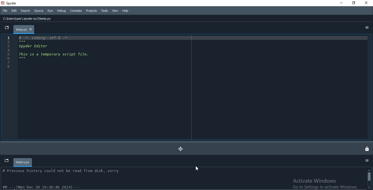  Describe the element at coordinates (364, 28) in the screenshot. I see `options` at that location.